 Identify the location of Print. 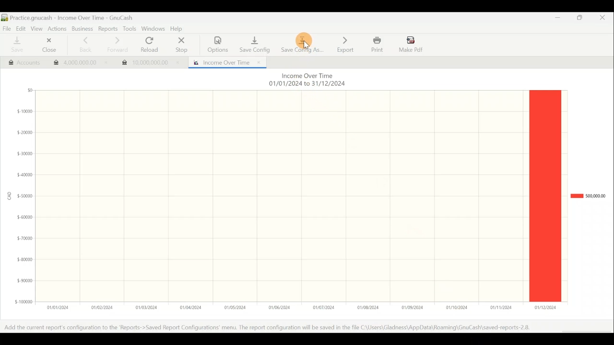
(376, 45).